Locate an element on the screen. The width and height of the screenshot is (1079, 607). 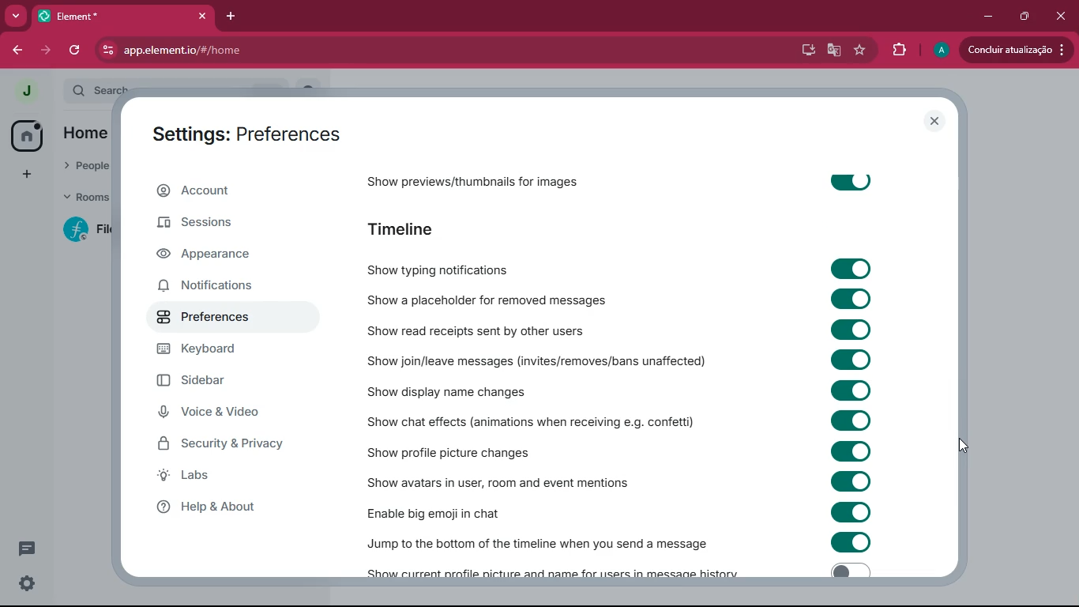
show read receipts sent by other users is located at coordinates (482, 329).